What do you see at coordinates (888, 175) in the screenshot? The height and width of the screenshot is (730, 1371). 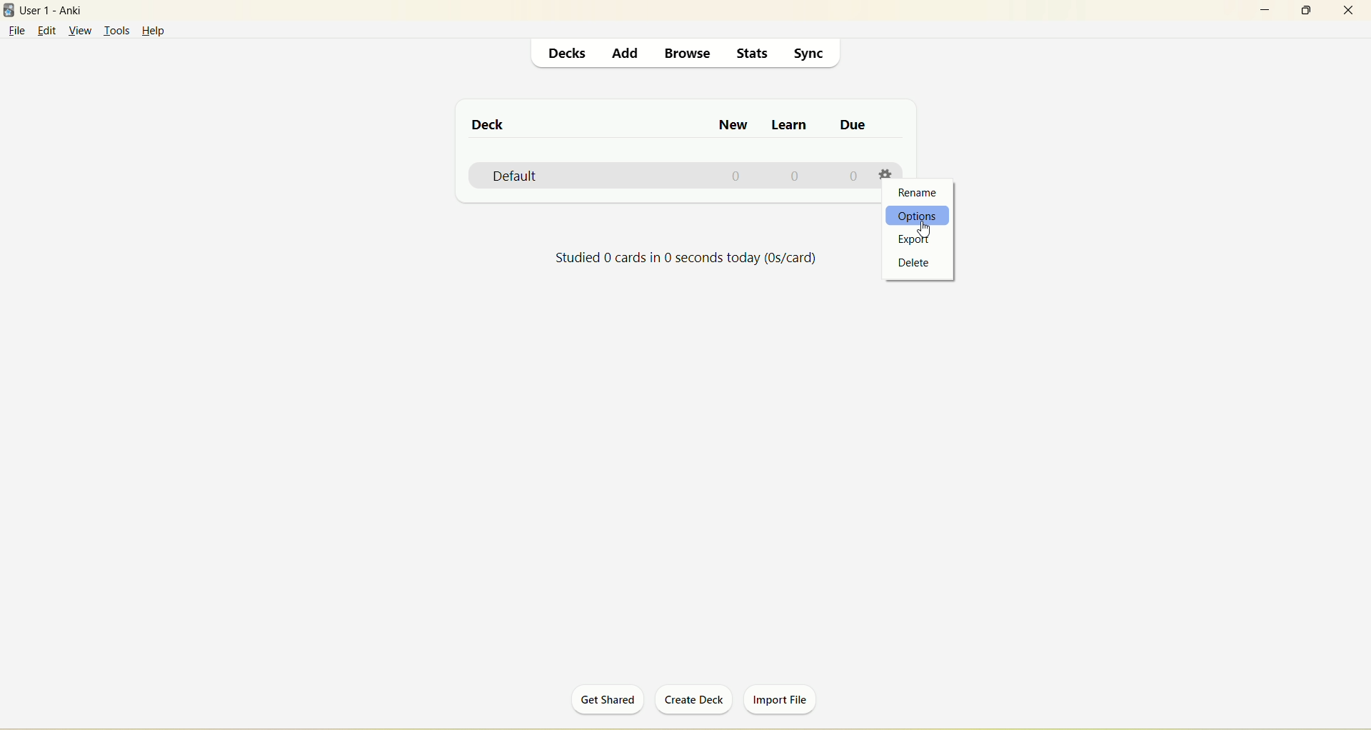 I see `settings` at bounding box center [888, 175].